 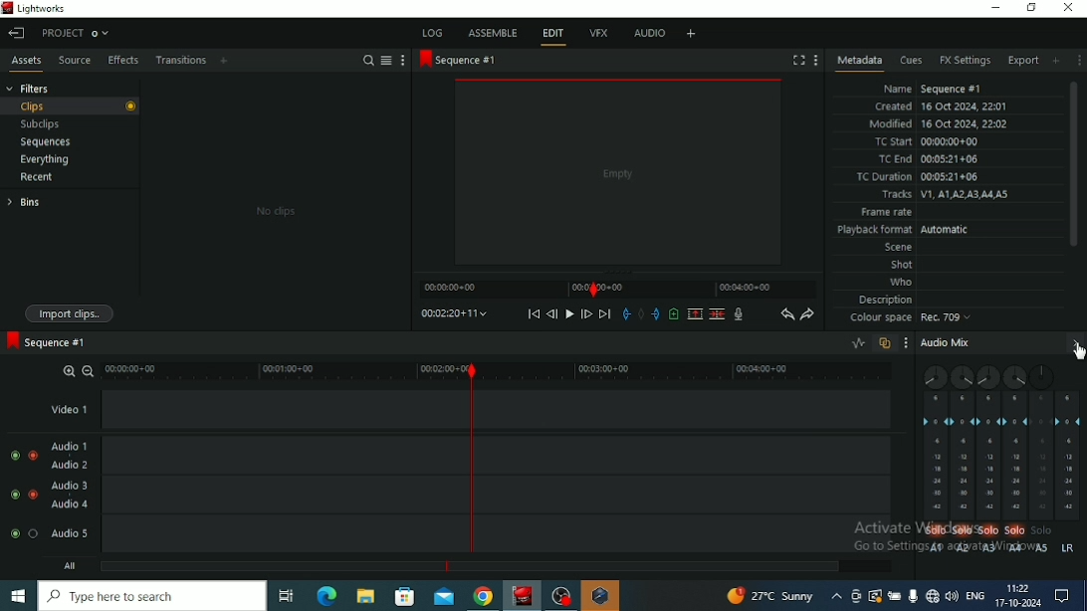 What do you see at coordinates (180, 61) in the screenshot?
I see `Transitions` at bounding box center [180, 61].